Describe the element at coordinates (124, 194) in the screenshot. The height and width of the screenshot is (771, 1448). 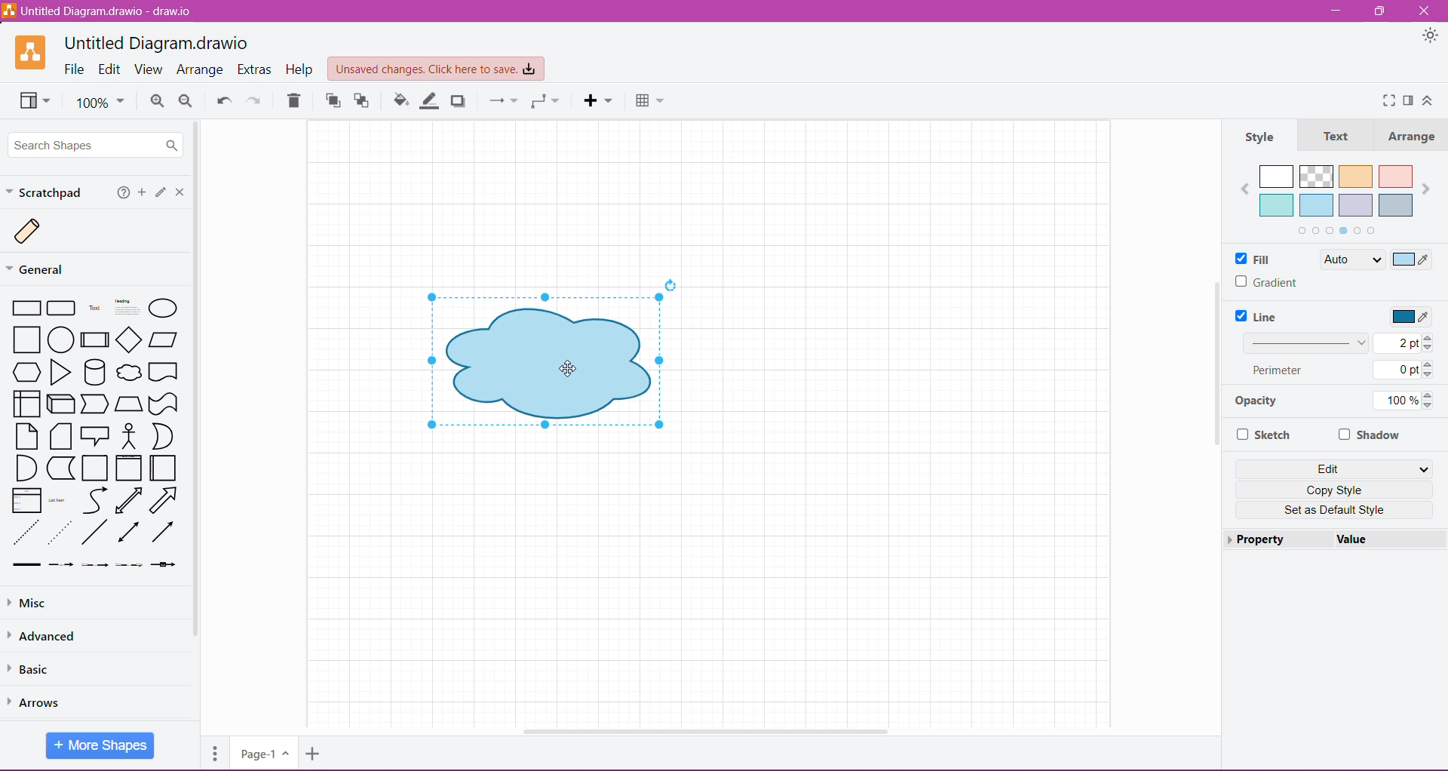
I see `Help` at that location.